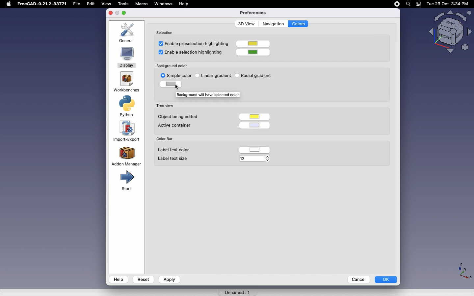  Describe the element at coordinates (166, 32) in the screenshot. I see `Selection` at that location.